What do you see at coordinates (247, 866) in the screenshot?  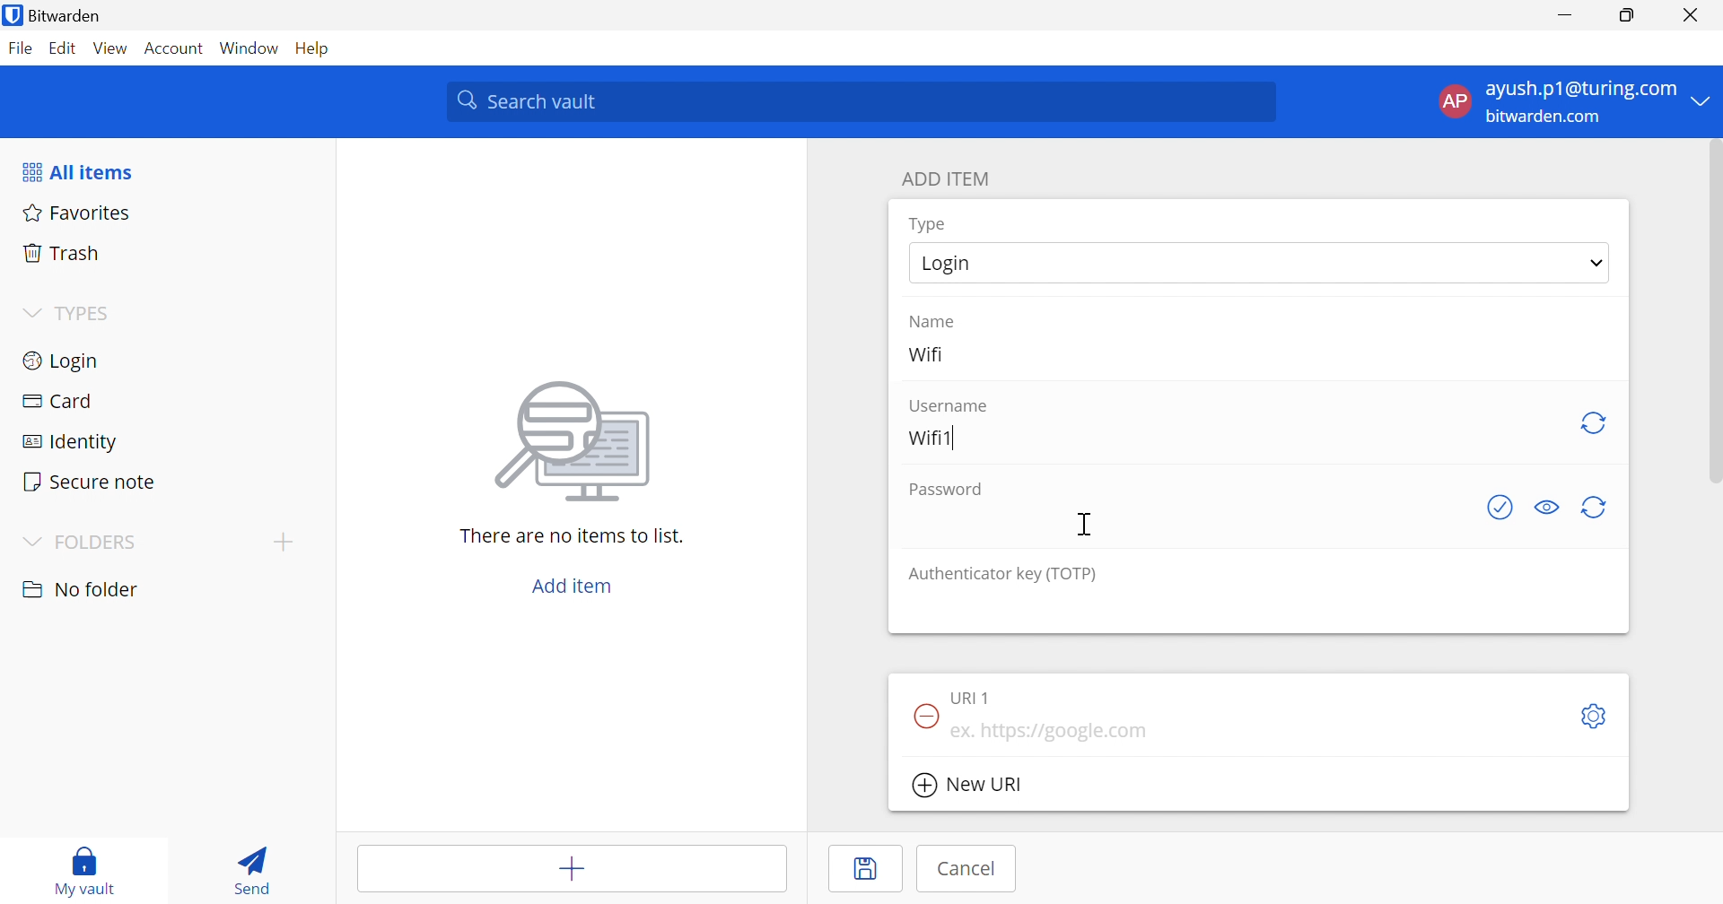 I see `Send` at bounding box center [247, 866].